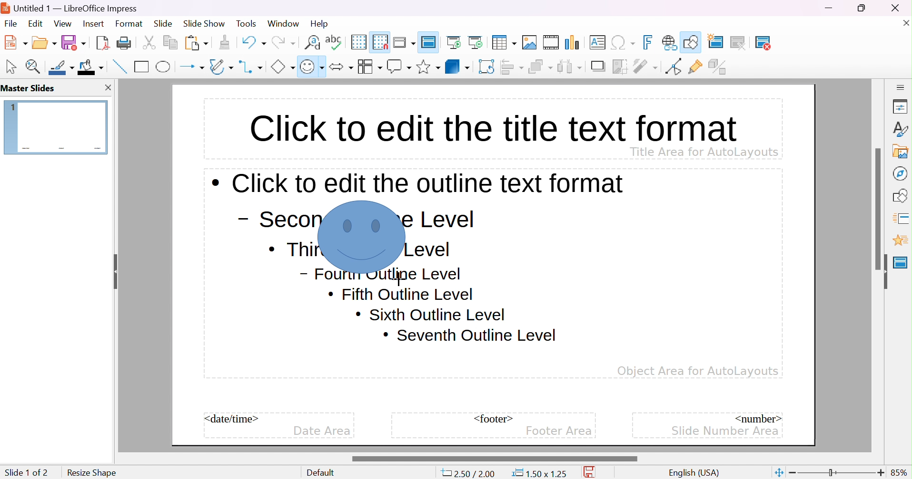 This screenshot has width=912, height=479. What do you see at coordinates (621, 67) in the screenshot?
I see `crop image` at bounding box center [621, 67].